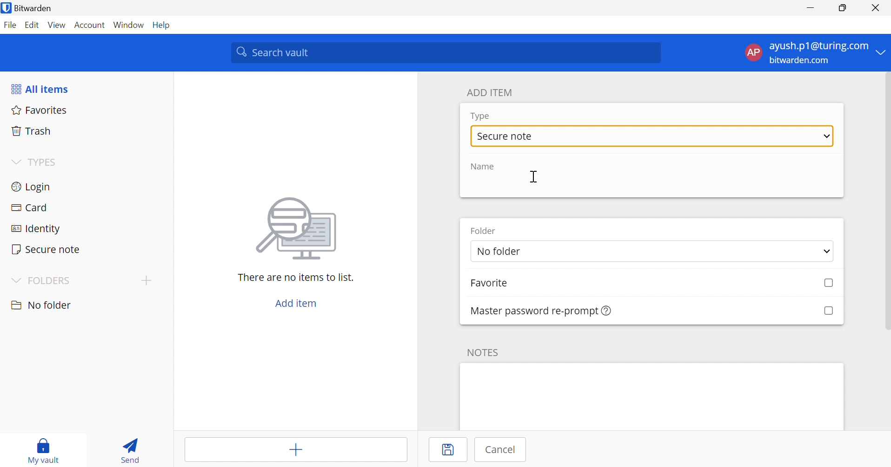  What do you see at coordinates (481, 116) in the screenshot?
I see `Type` at bounding box center [481, 116].